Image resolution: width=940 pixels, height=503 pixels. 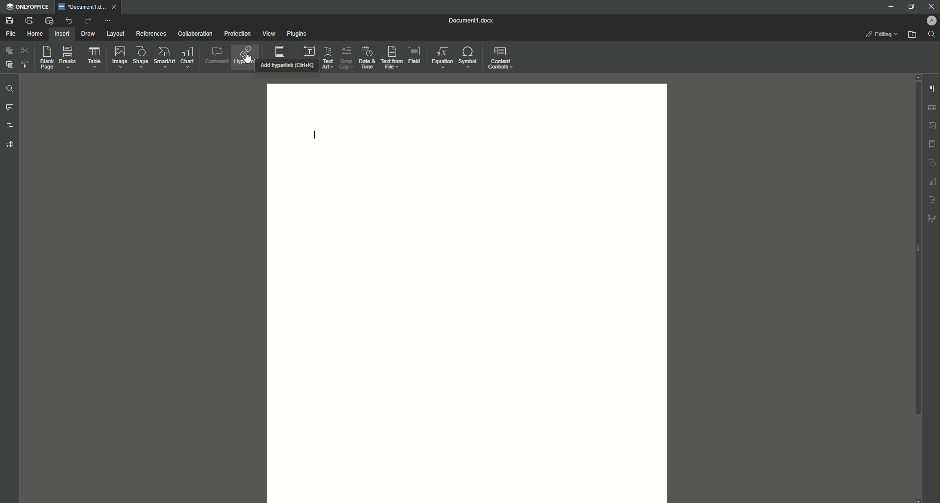 I want to click on Find, so click(x=932, y=34).